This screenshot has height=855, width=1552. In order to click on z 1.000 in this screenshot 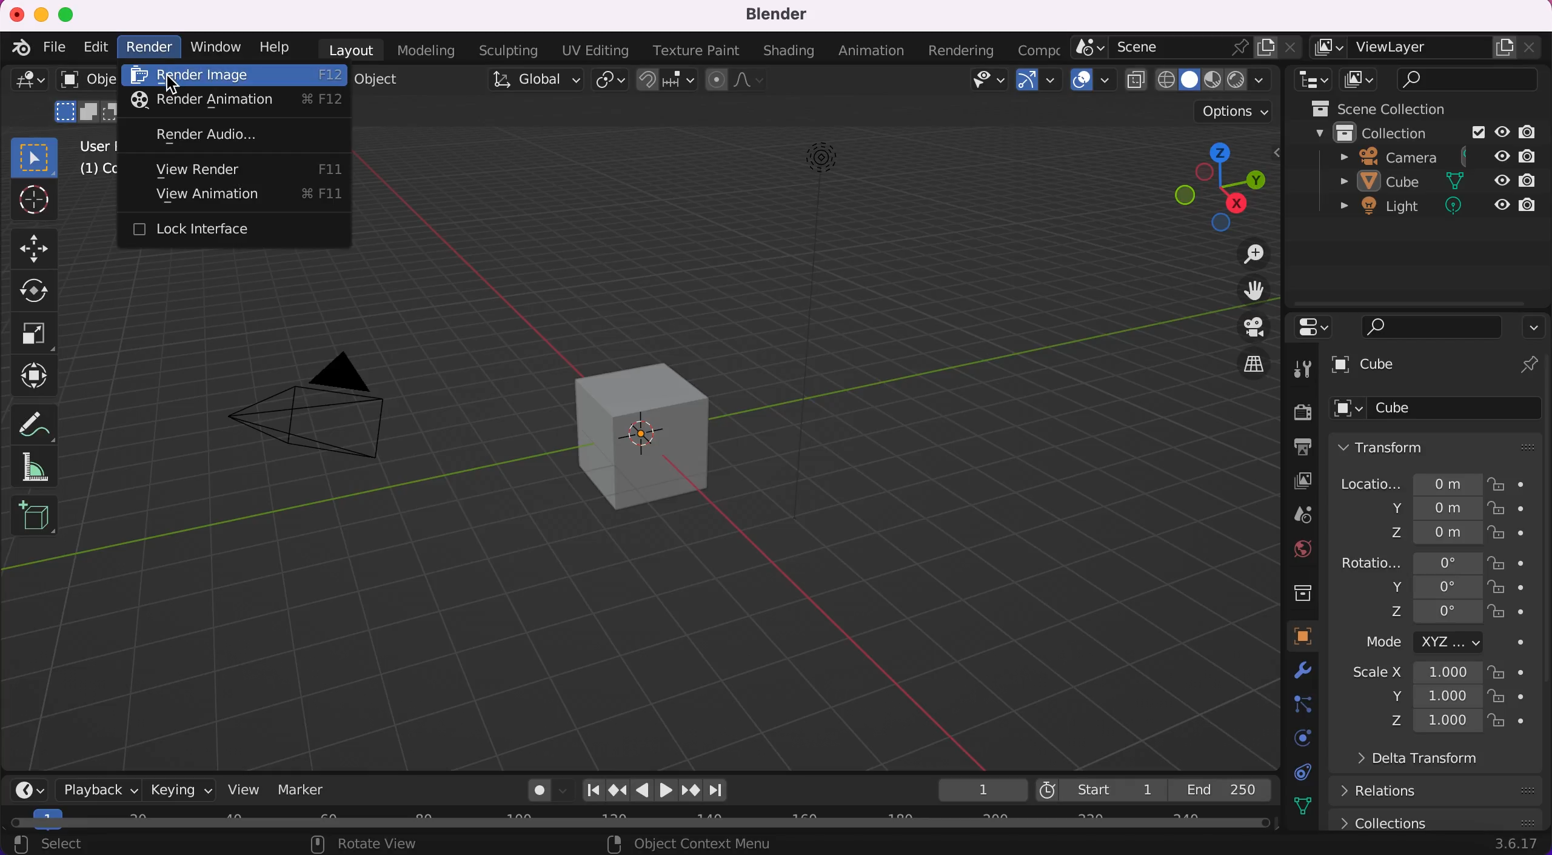, I will do `click(1433, 722)`.